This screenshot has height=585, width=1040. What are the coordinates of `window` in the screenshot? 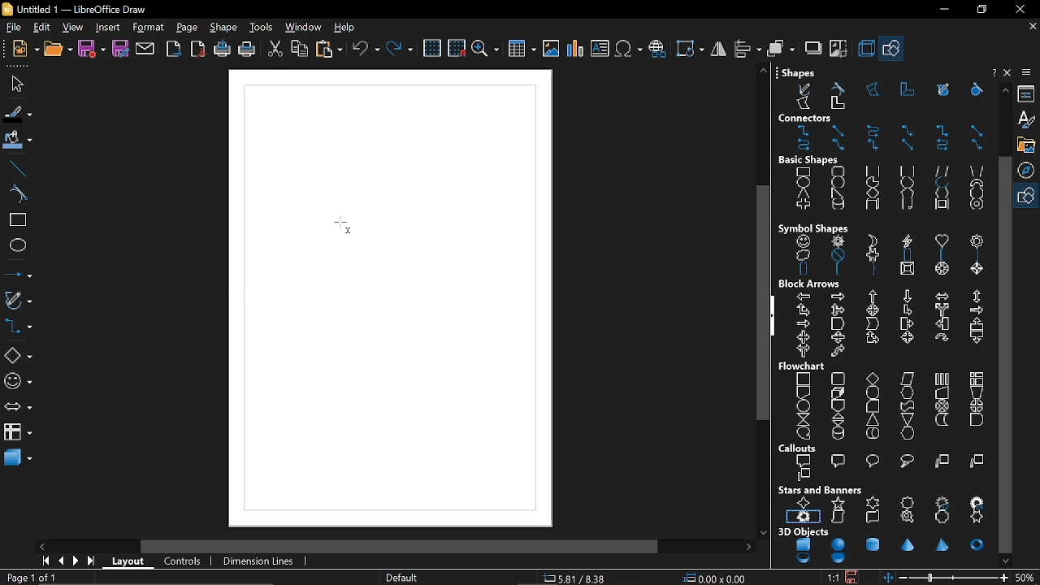 It's located at (304, 28).